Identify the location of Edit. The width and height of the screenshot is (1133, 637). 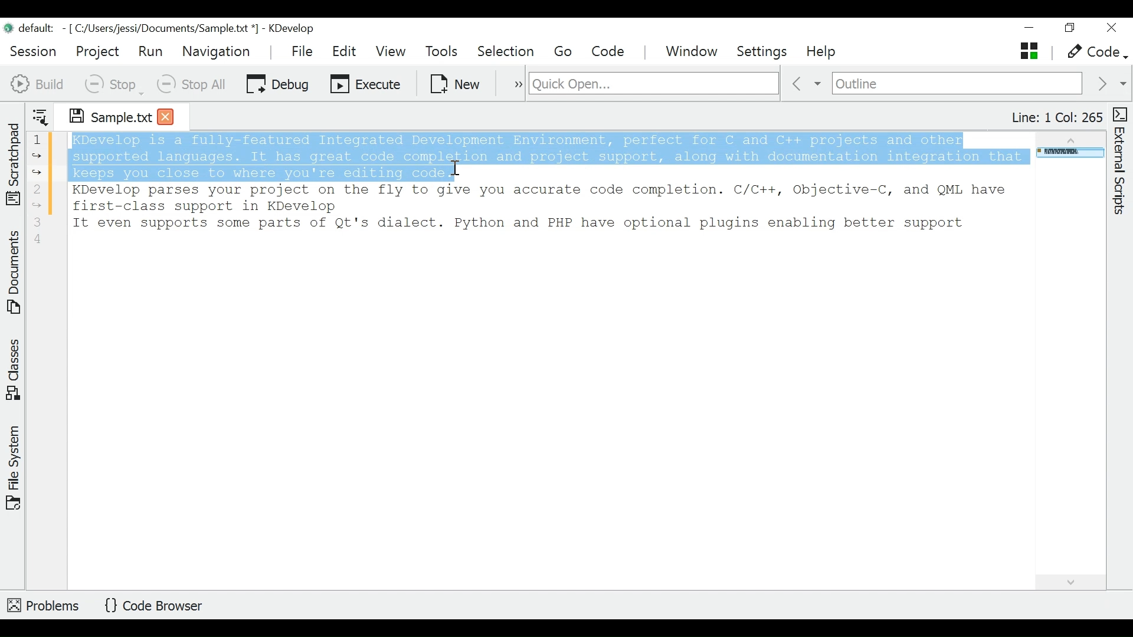
(345, 51).